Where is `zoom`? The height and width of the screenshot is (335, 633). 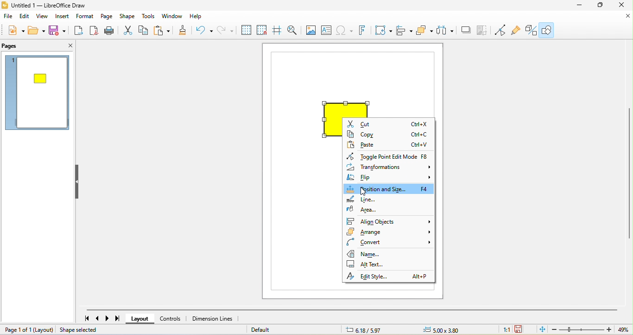 zoom is located at coordinates (592, 329).